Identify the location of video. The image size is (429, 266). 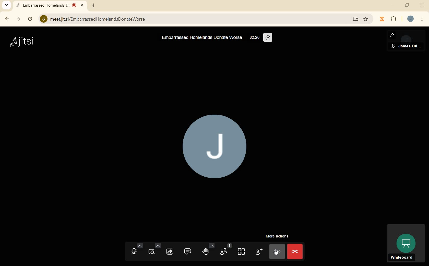
(154, 250).